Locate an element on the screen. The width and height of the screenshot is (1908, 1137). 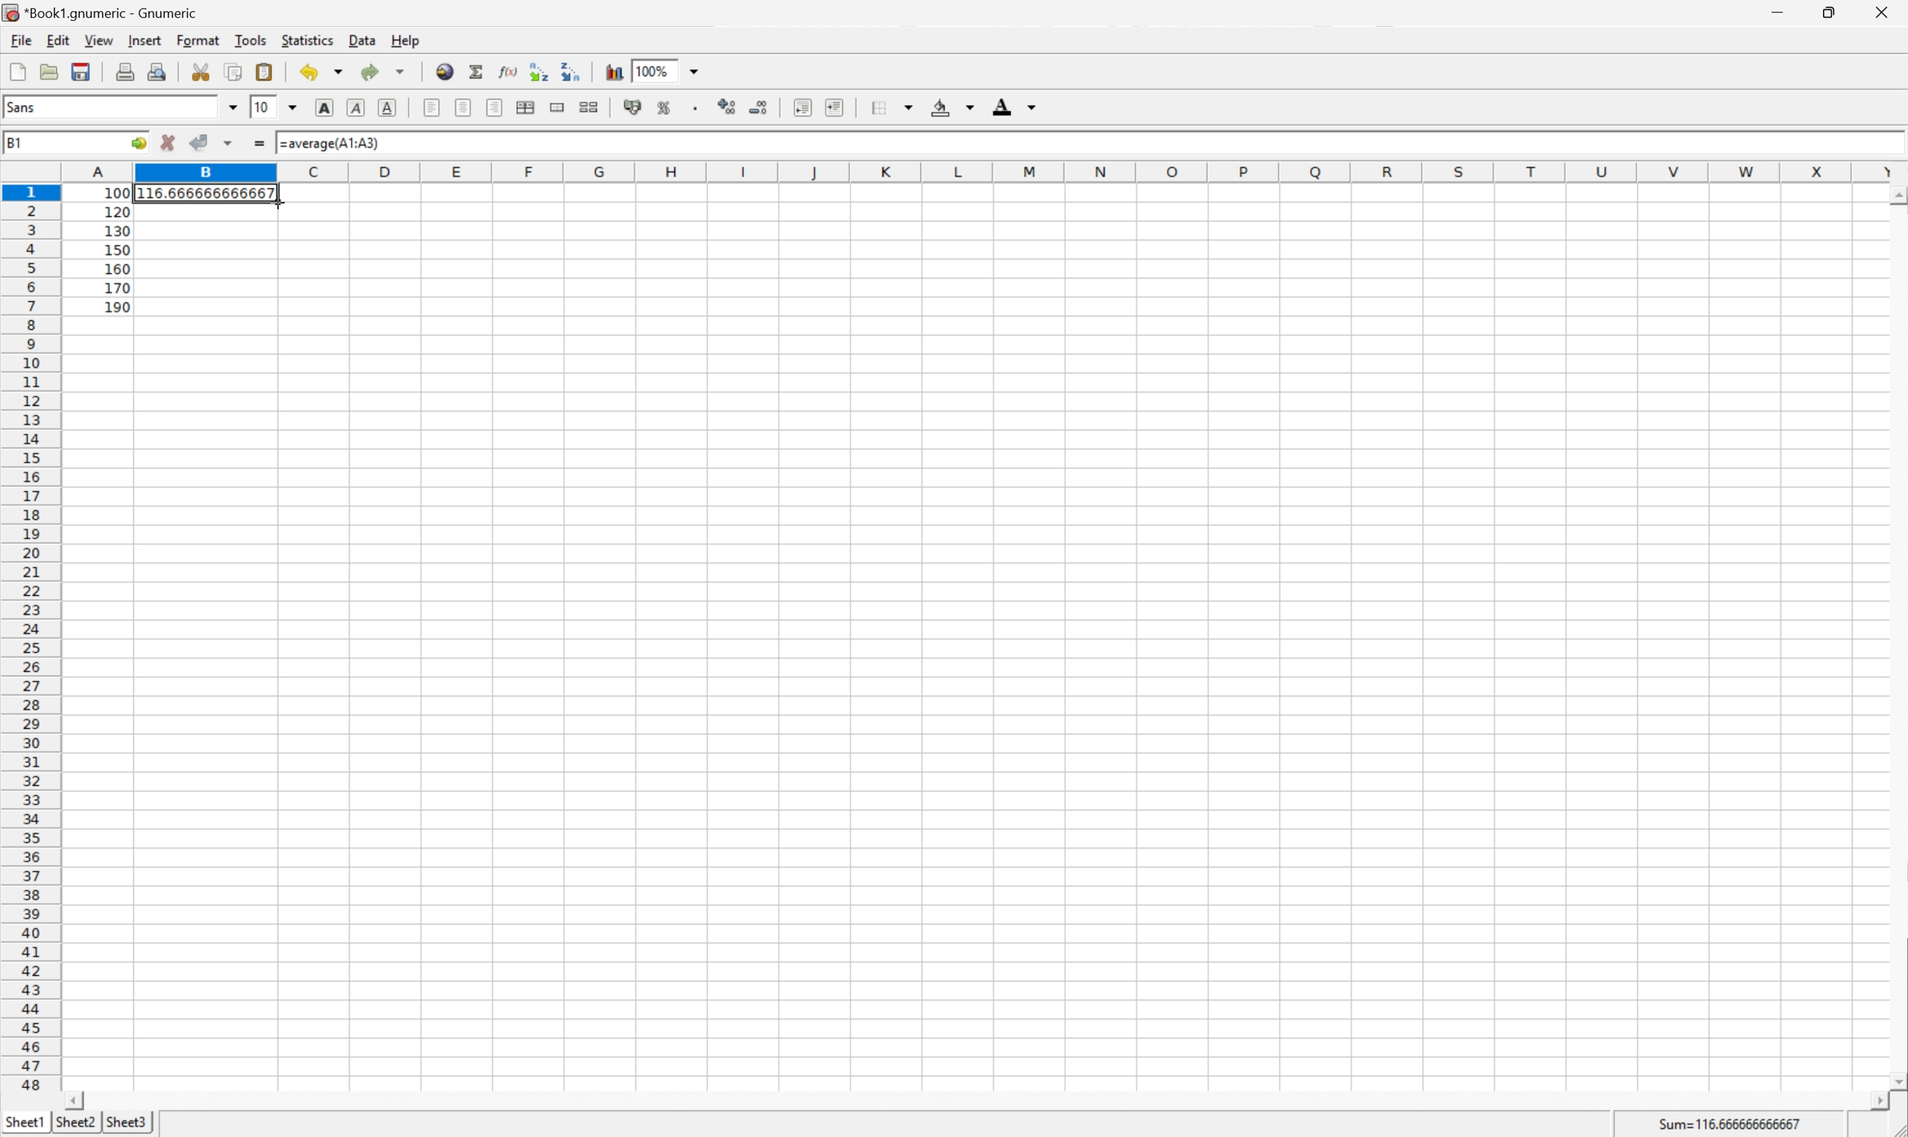
Format is located at coordinates (198, 40).